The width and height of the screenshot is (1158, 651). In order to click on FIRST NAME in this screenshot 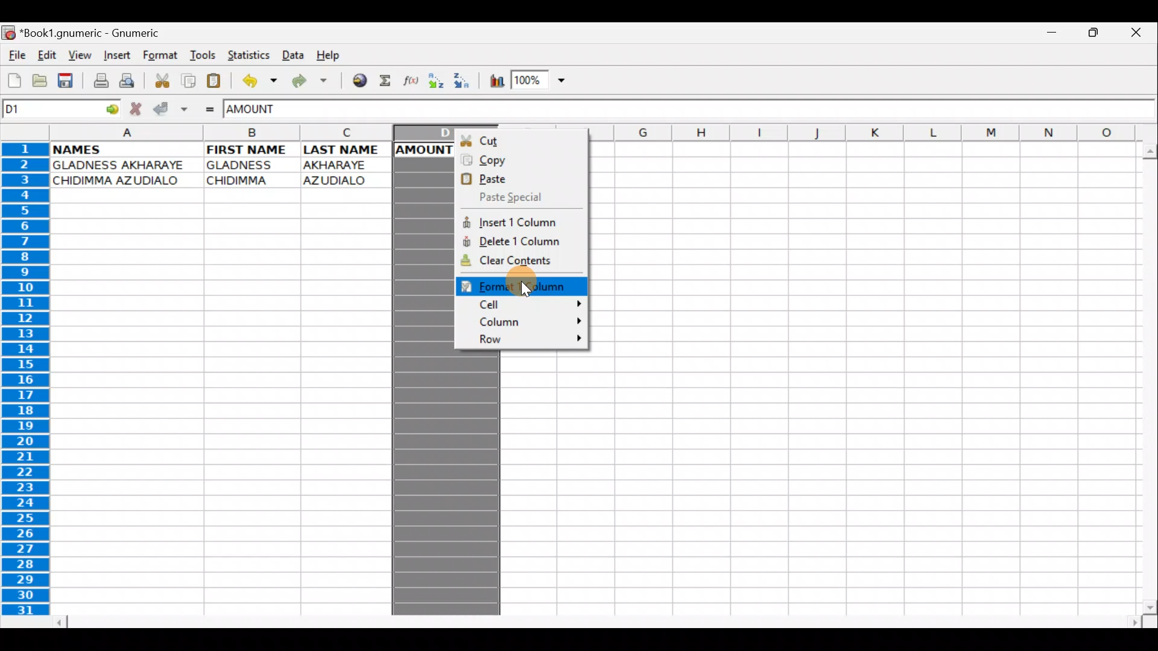, I will do `click(249, 149)`.